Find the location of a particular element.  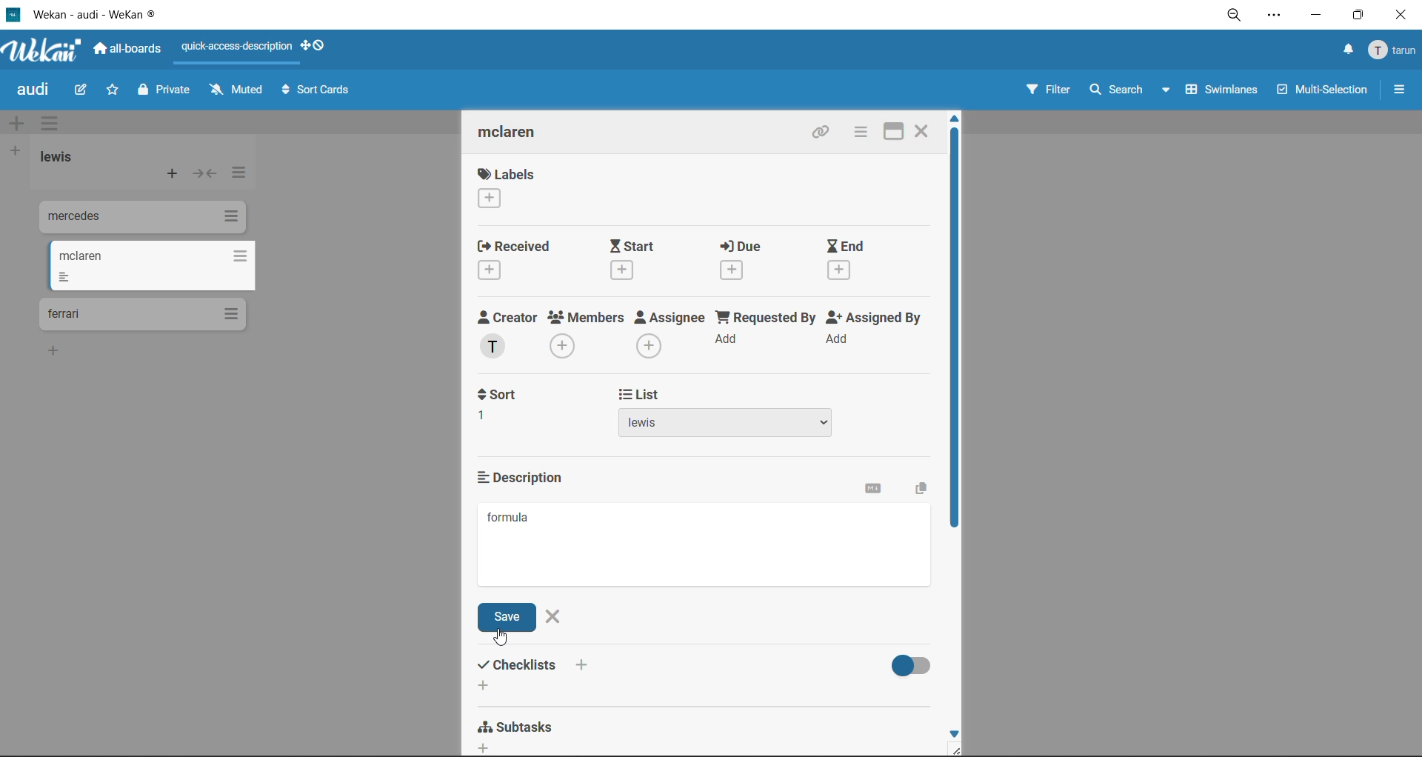

copy is located at coordinates (918, 490).